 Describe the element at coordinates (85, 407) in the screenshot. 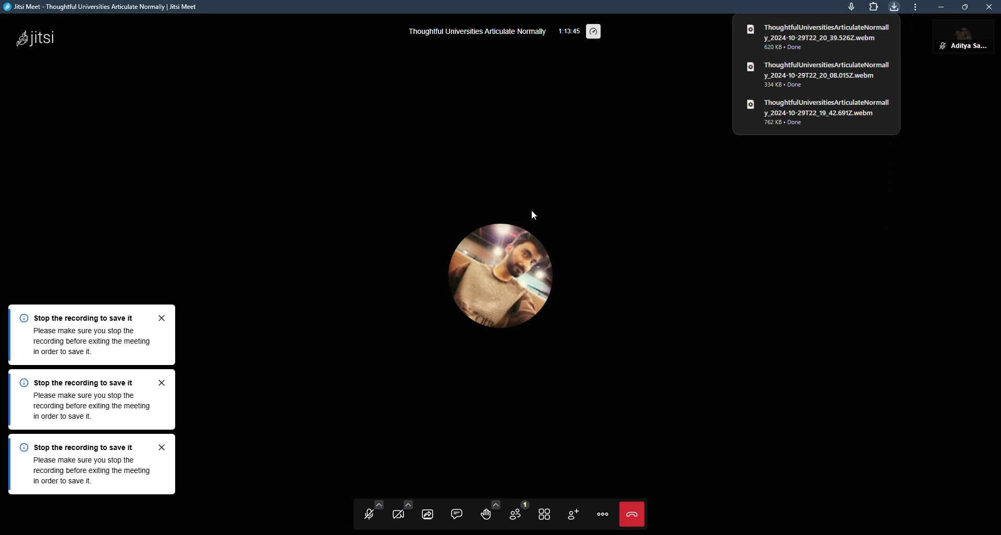

I see `Please make sure you stop therecording before exiting the meeting in order to save it` at that location.